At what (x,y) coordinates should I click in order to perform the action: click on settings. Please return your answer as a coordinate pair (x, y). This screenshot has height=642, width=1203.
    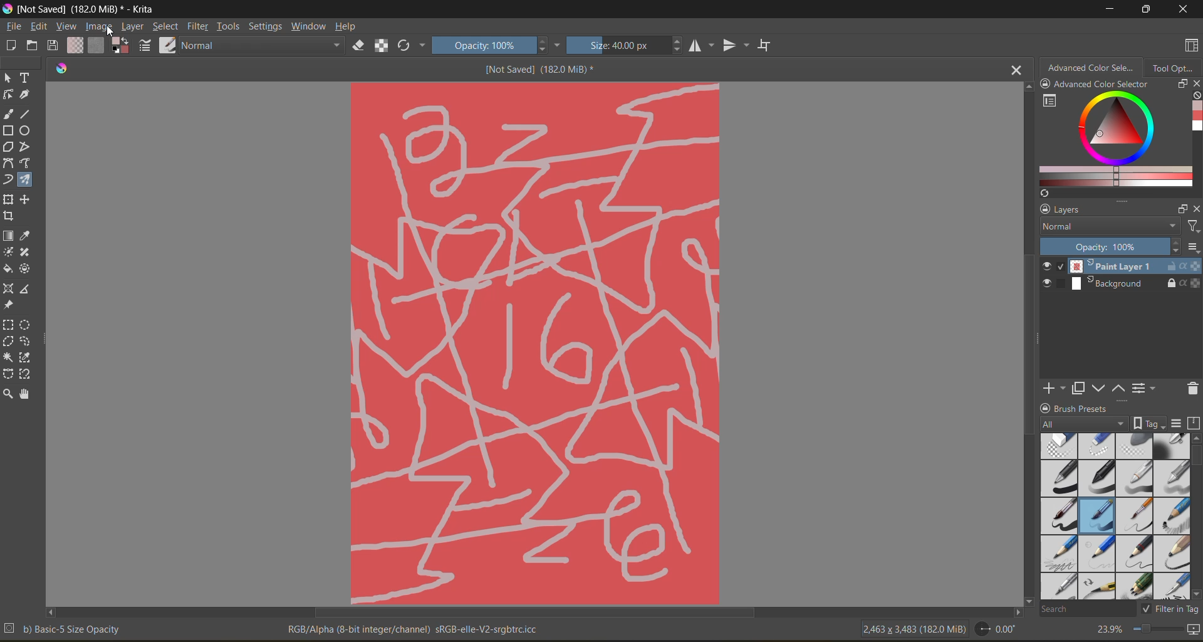
    Looking at the image, I should click on (266, 26).